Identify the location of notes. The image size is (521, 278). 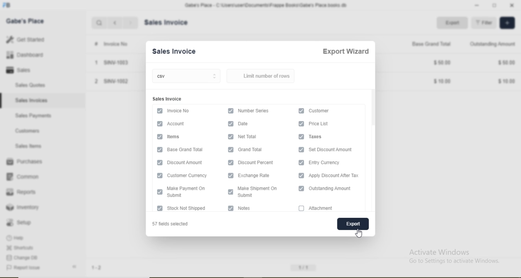
(249, 209).